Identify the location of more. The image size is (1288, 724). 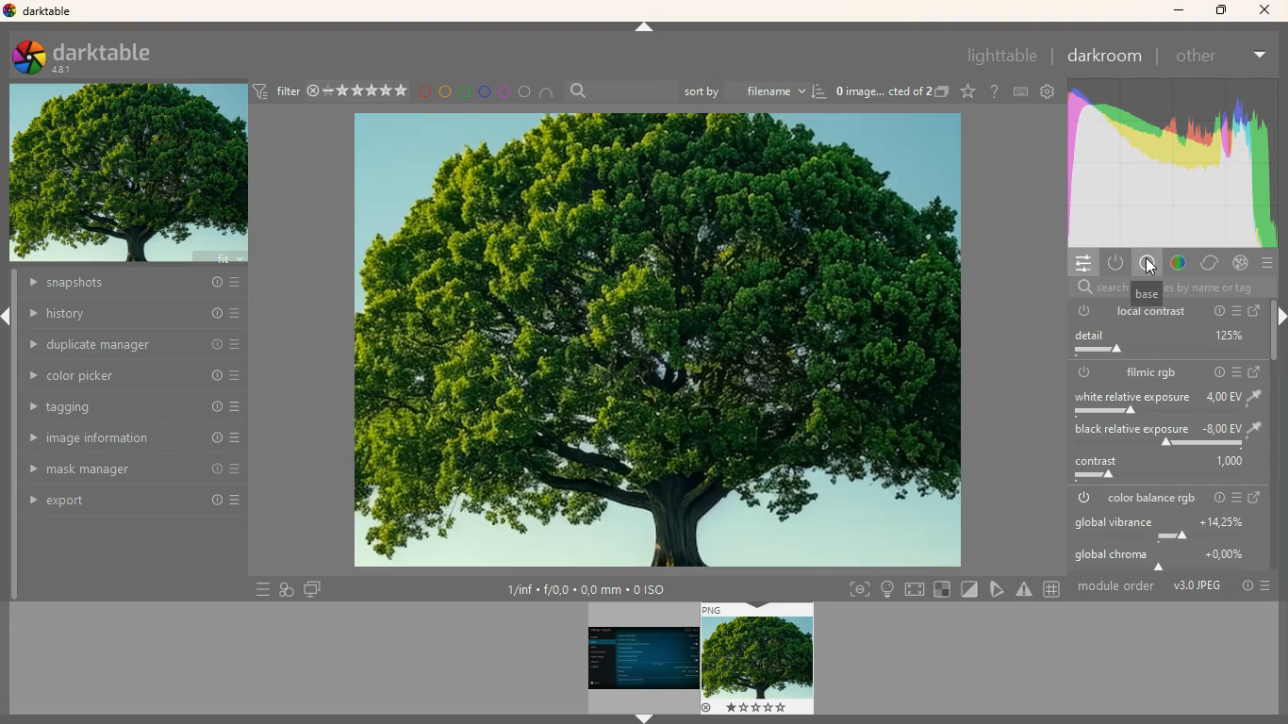
(1264, 265).